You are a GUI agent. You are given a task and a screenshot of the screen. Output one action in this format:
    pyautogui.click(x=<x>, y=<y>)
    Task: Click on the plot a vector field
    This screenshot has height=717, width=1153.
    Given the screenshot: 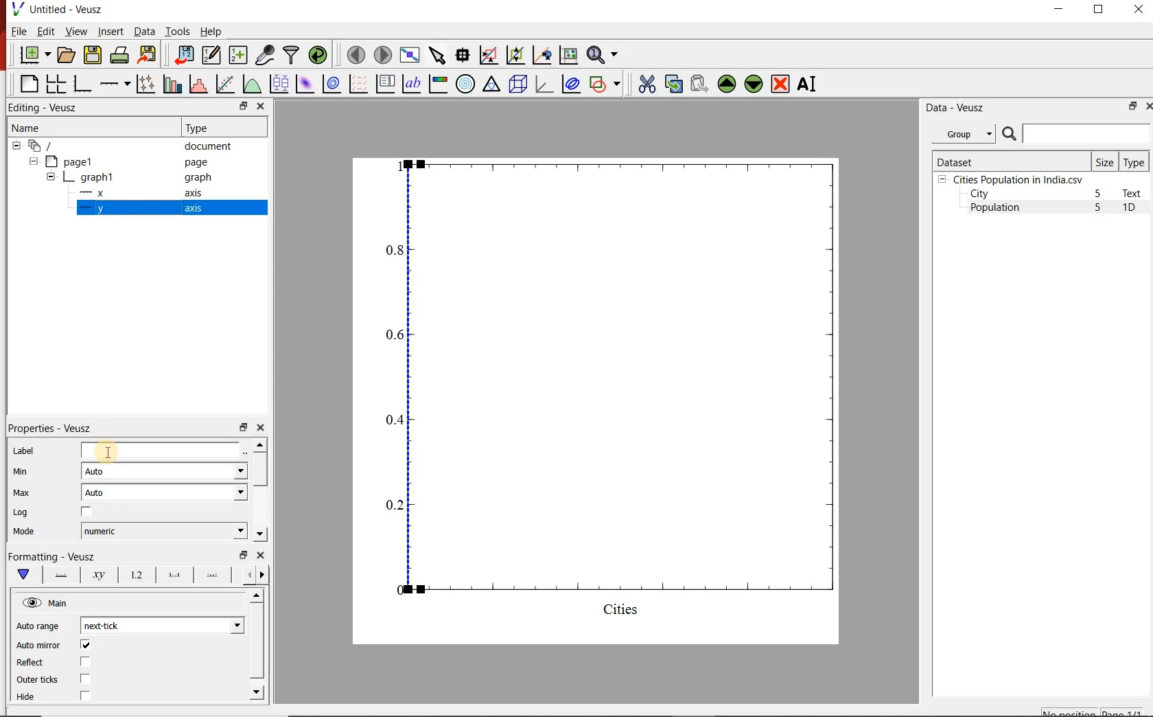 What is the action you would take?
    pyautogui.click(x=357, y=83)
    